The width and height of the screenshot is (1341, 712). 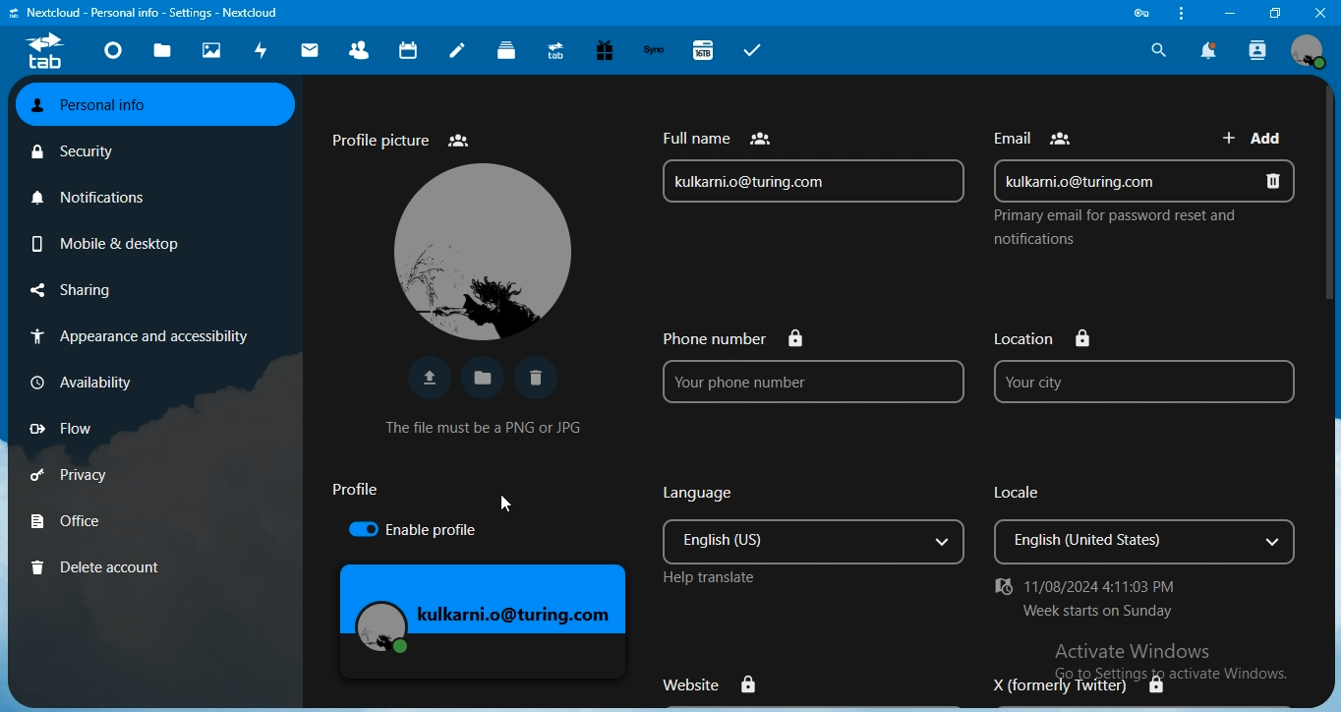 I want to click on sharing, so click(x=72, y=290).